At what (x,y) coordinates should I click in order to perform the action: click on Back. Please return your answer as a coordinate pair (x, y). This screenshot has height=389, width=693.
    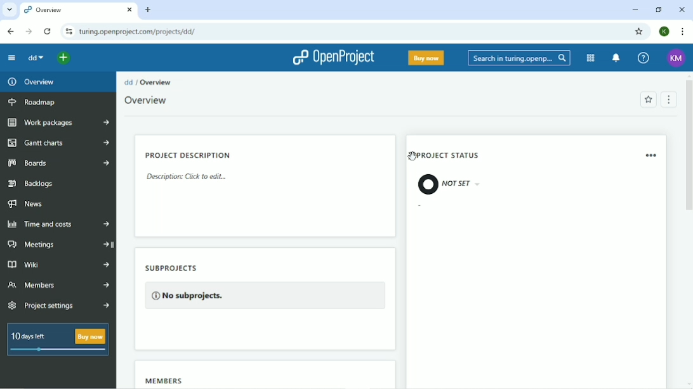
    Looking at the image, I should click on (11, 31).